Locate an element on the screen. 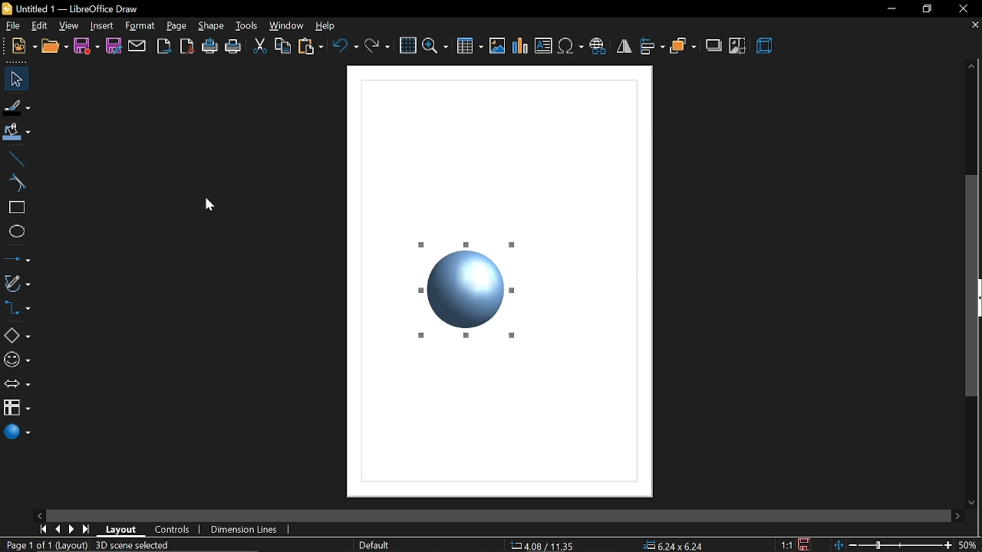 This screenshot has width=982, height=552. undo is located at coordinates (345, 45).